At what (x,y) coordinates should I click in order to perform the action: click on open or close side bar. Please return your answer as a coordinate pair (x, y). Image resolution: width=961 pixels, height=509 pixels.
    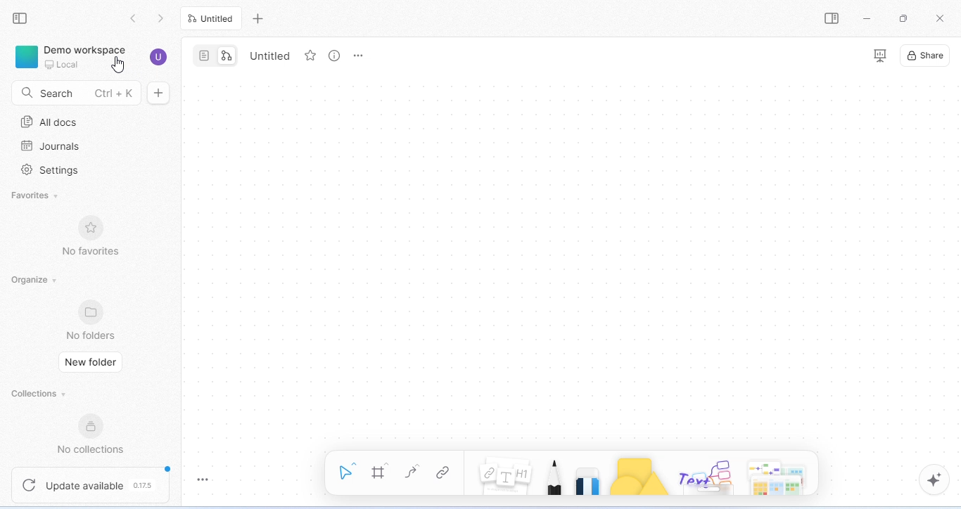
    Looking at the image, I should click on (832, 18).